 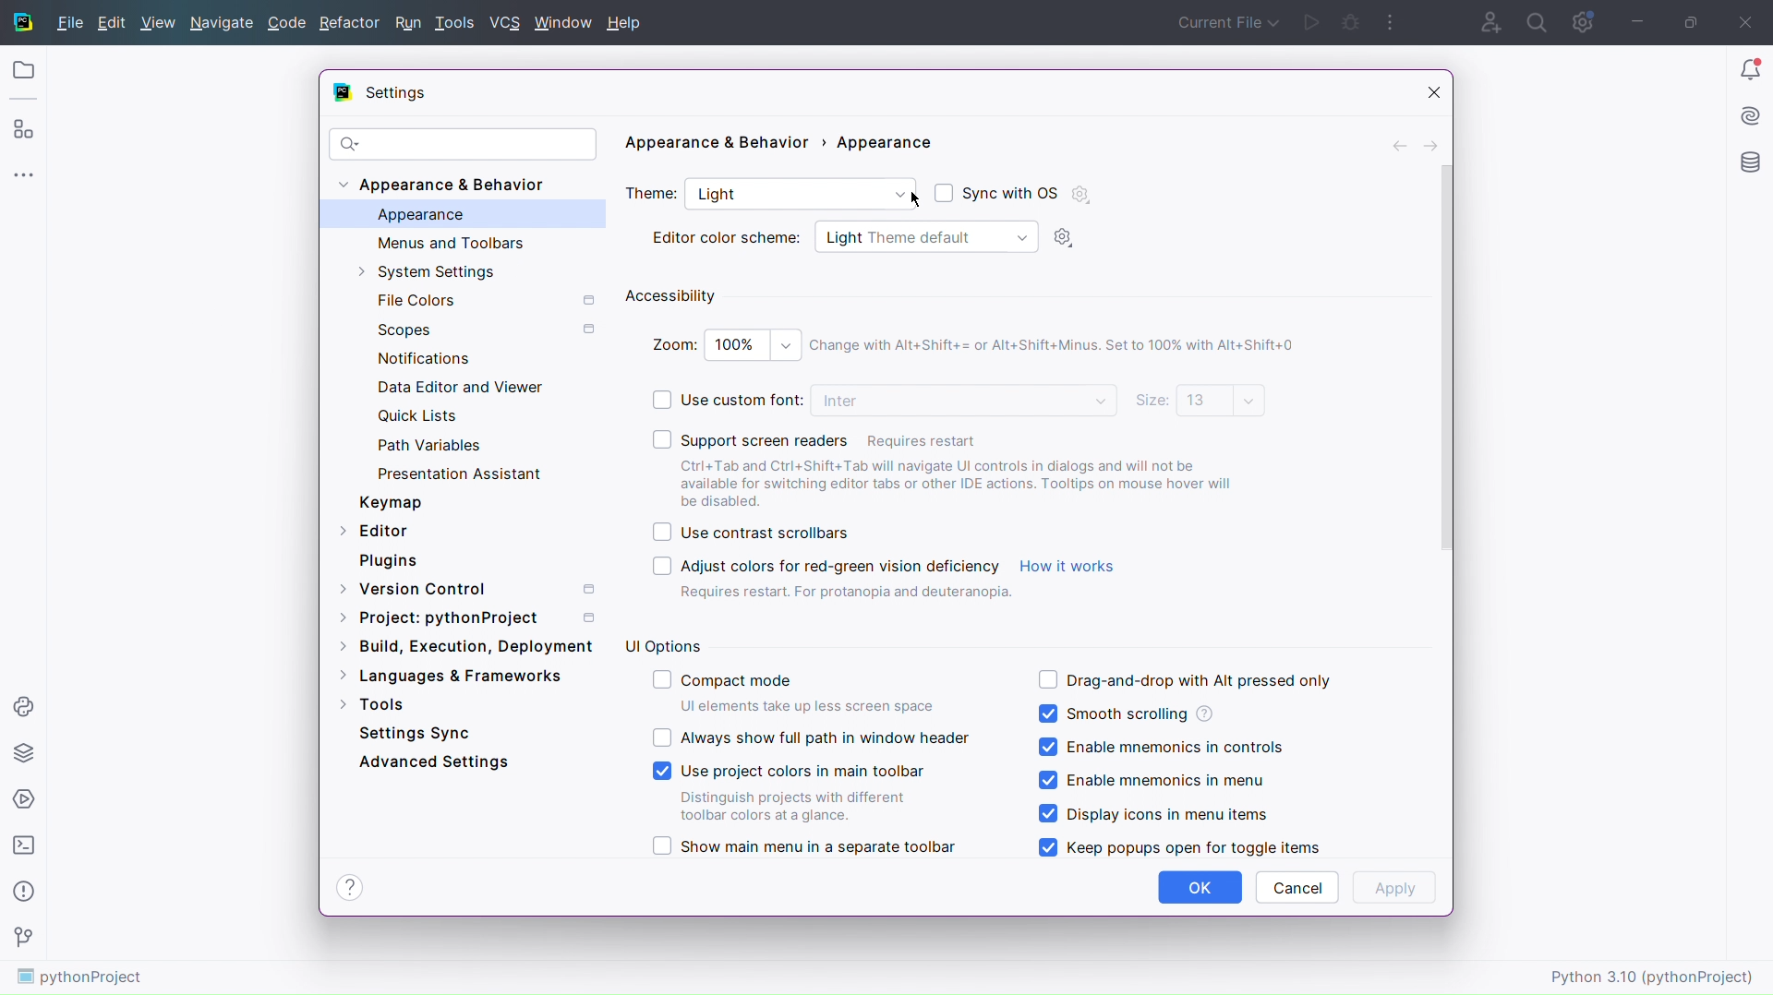 I want to click on Drag-and-drop , so click(x=1184, y=678).